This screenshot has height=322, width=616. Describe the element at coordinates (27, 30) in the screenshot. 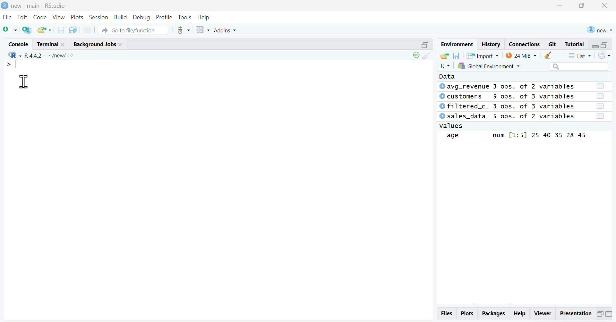

I see `Create a Project` at that location.